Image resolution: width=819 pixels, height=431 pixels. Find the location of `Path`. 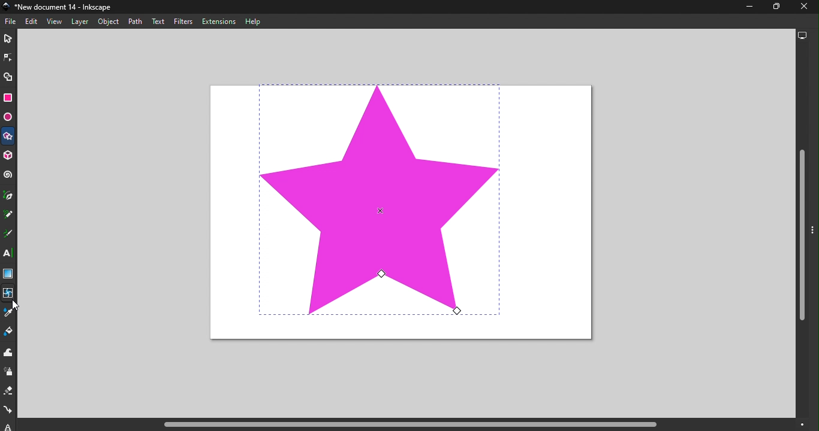

Path is located at coordinates (136, 21).